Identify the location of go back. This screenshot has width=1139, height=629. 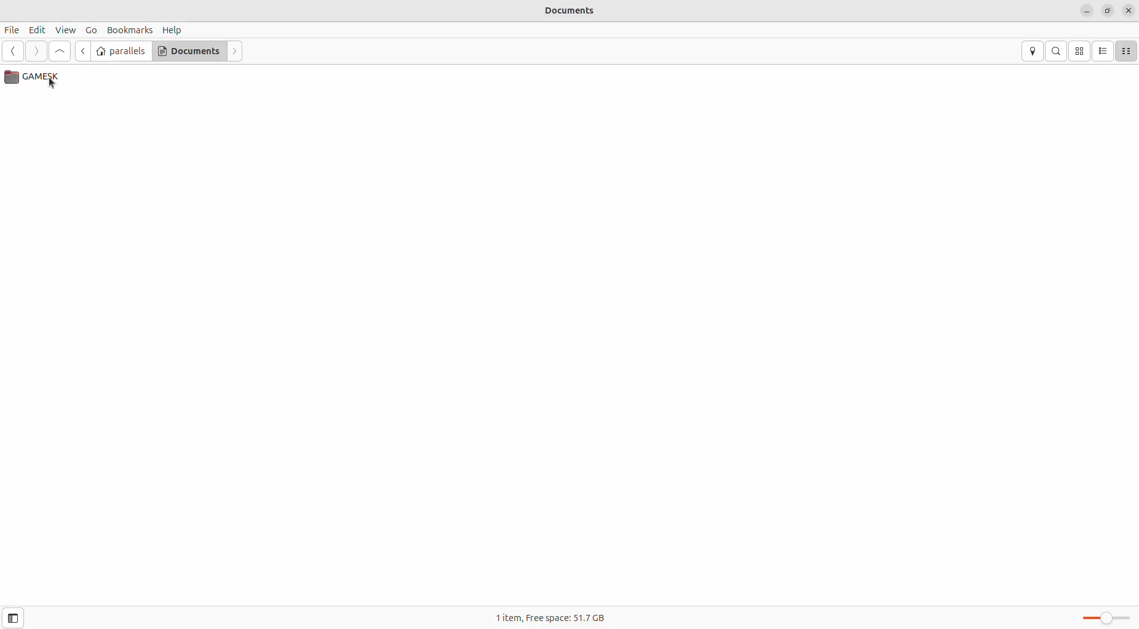
(83, 51).